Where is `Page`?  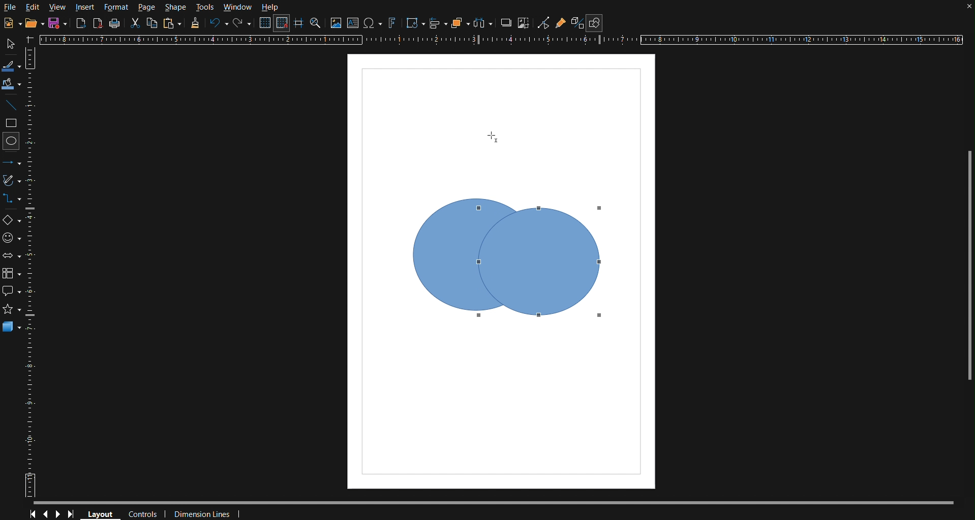 Page is located at coordinates (148, 7).